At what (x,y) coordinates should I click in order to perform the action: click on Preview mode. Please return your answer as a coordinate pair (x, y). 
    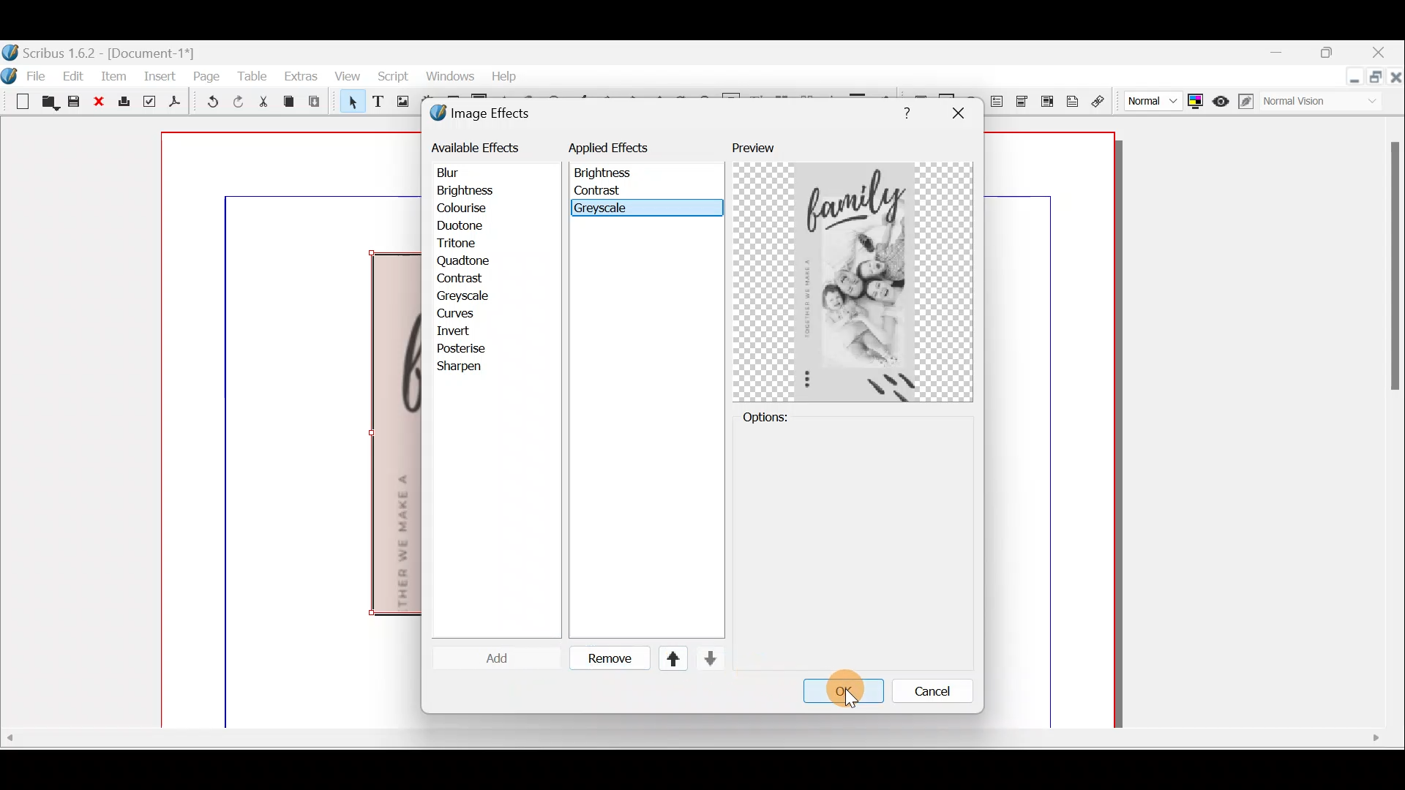
    Looking at the image, I should click on (1218, 98).